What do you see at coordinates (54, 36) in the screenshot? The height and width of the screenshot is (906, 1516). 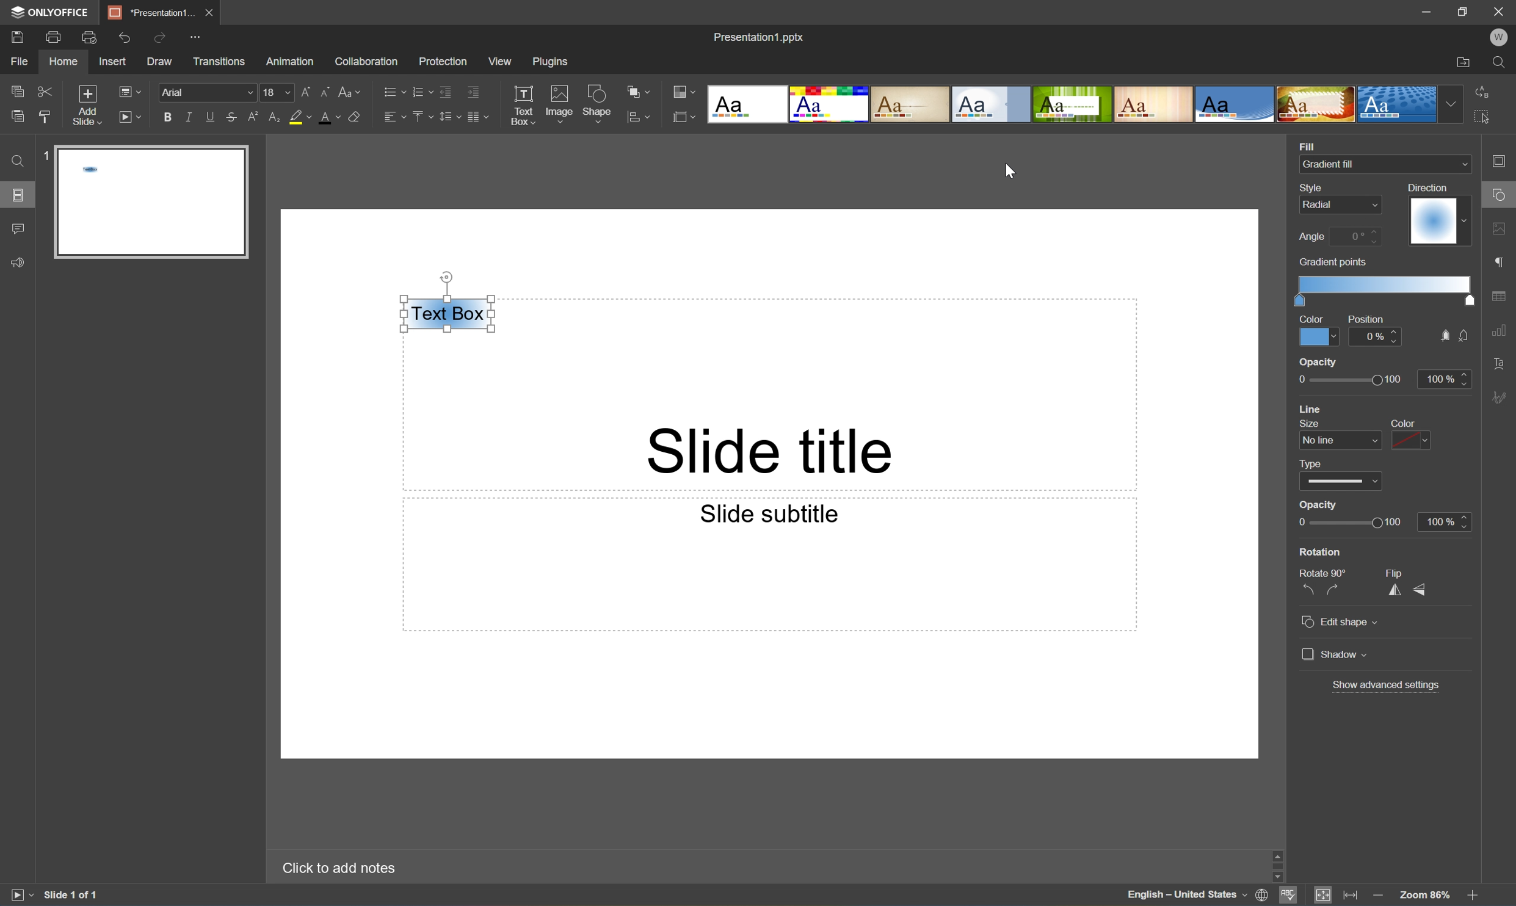 I see `Print file` at bounding box center [54, 36].